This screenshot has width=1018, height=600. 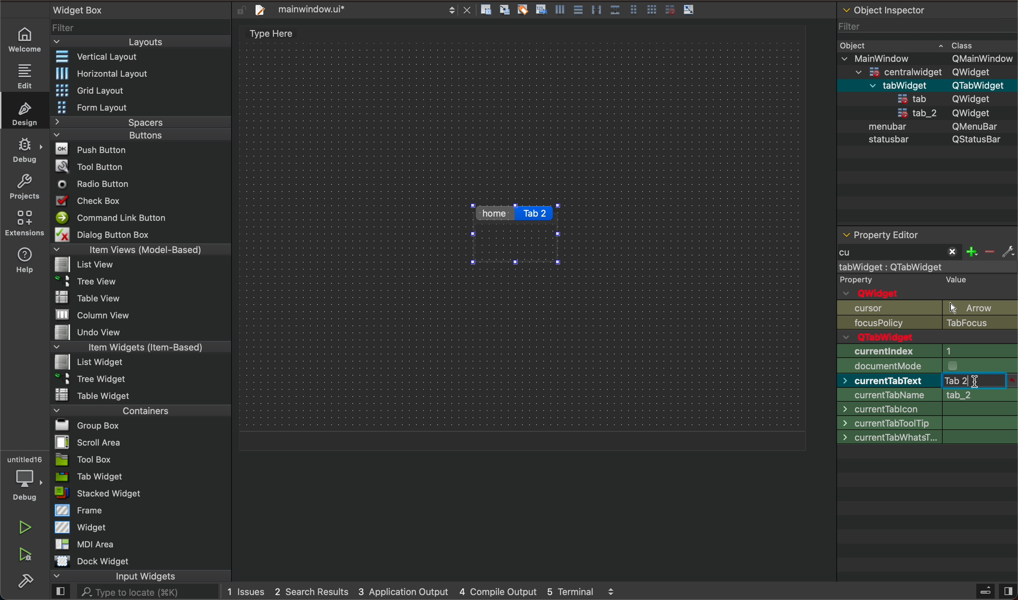 What do you see at coordinates (141, 250) in the screenshot?
I see `Item Views (Model-Based)` at bounding box center [141, 250].